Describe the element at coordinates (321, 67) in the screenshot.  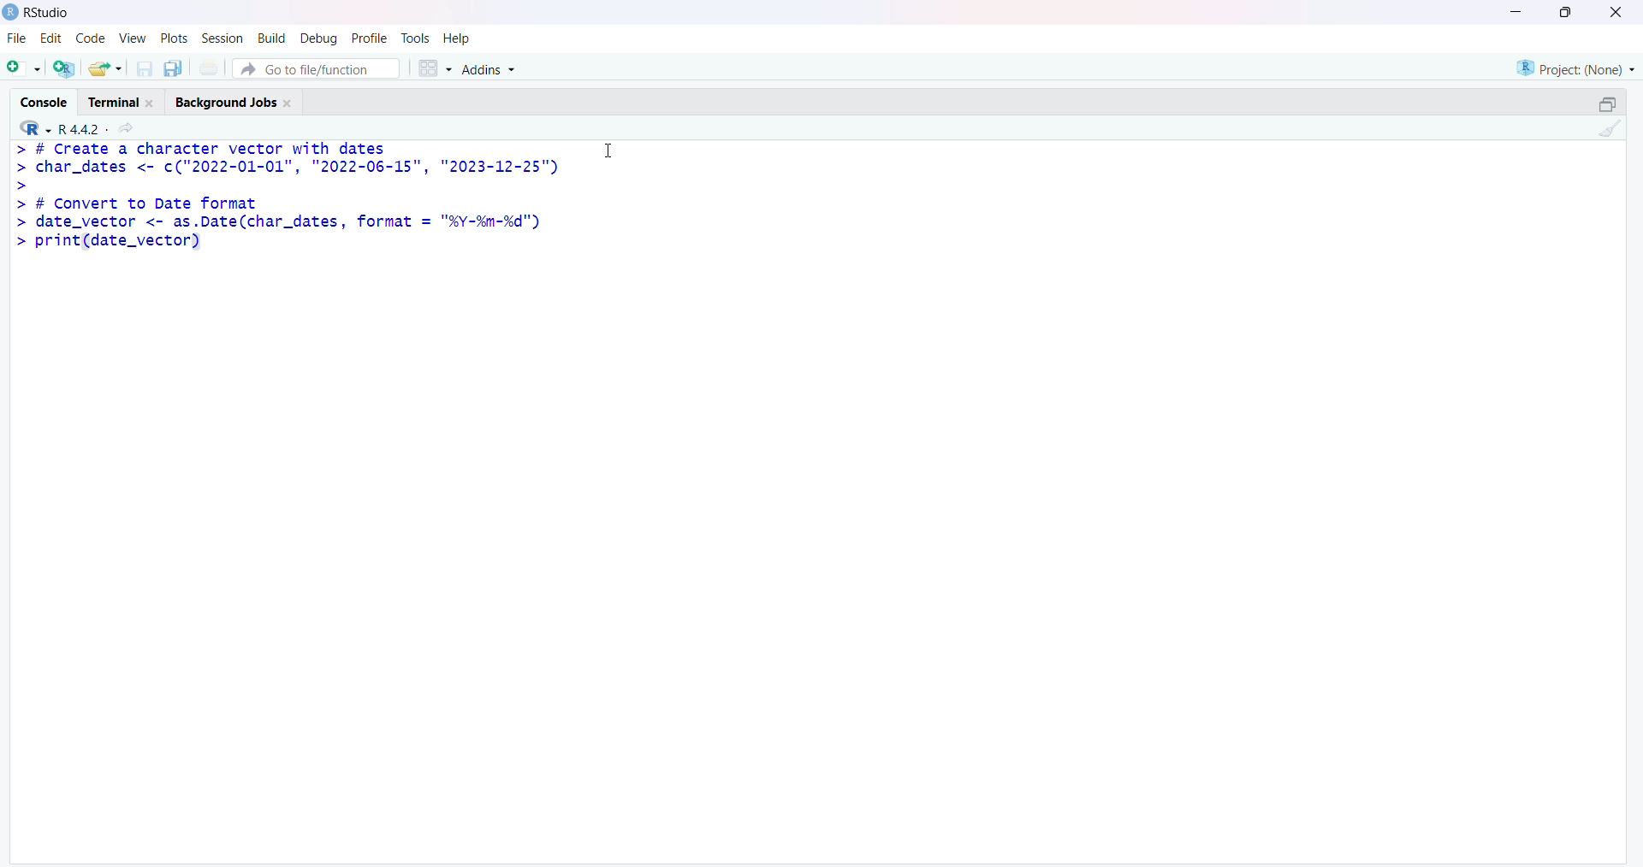
I see `Go to file/function` at that location.